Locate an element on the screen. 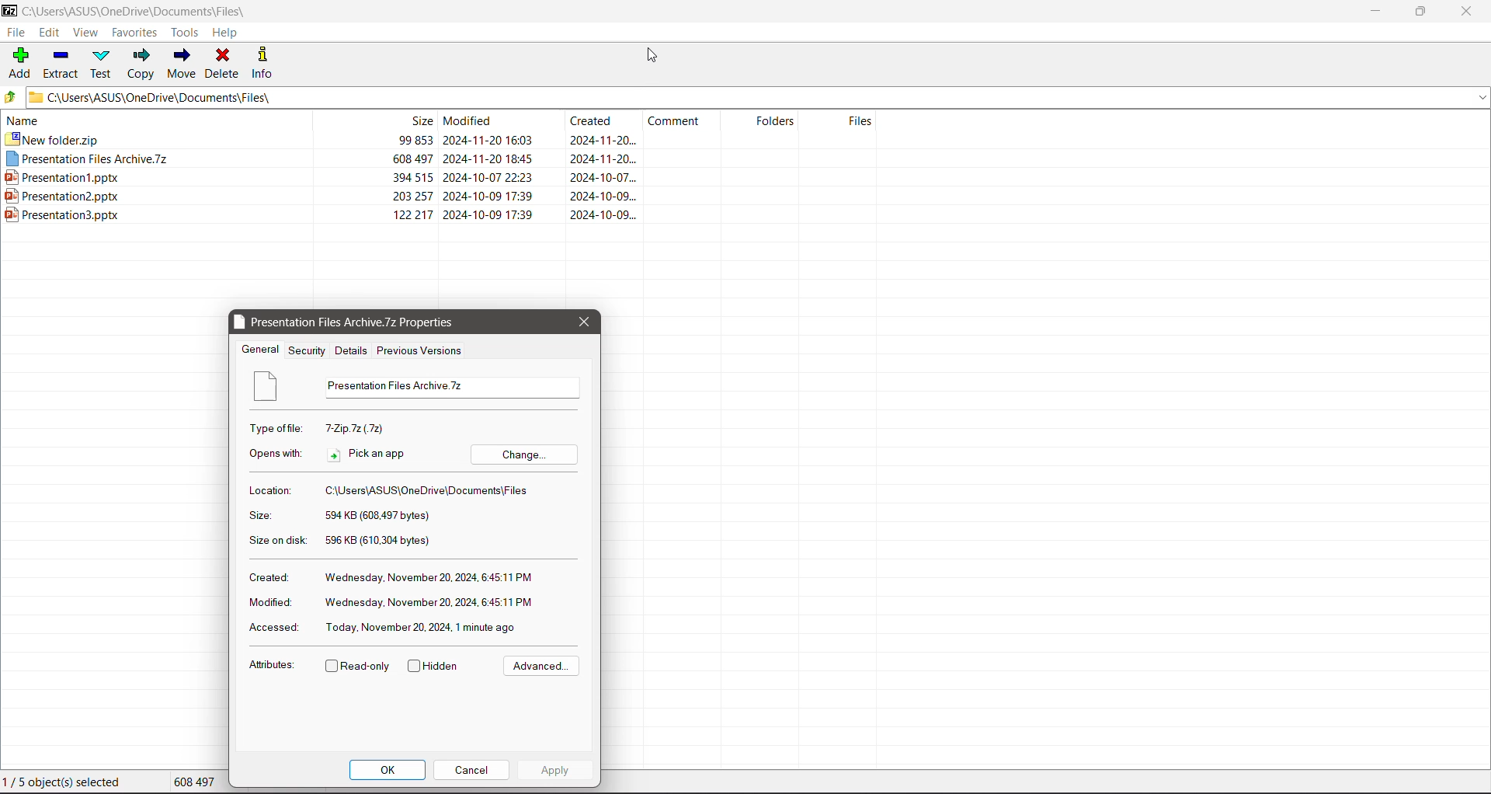  Modified is located at coordinates (497, 121).